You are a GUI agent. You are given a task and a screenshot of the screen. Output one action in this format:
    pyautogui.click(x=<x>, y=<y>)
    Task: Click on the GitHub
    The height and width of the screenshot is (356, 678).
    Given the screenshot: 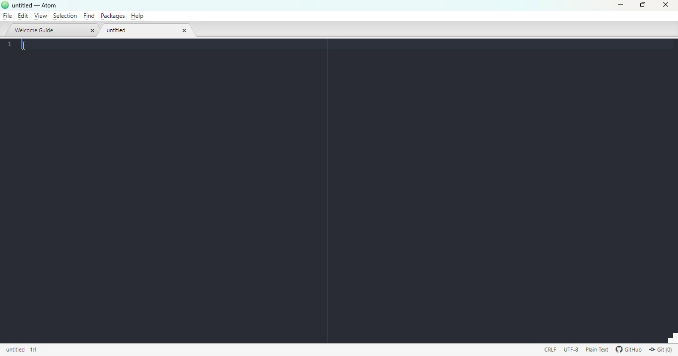 What is the action you would take?
    pyautogui.click(x=628, y=350)
    